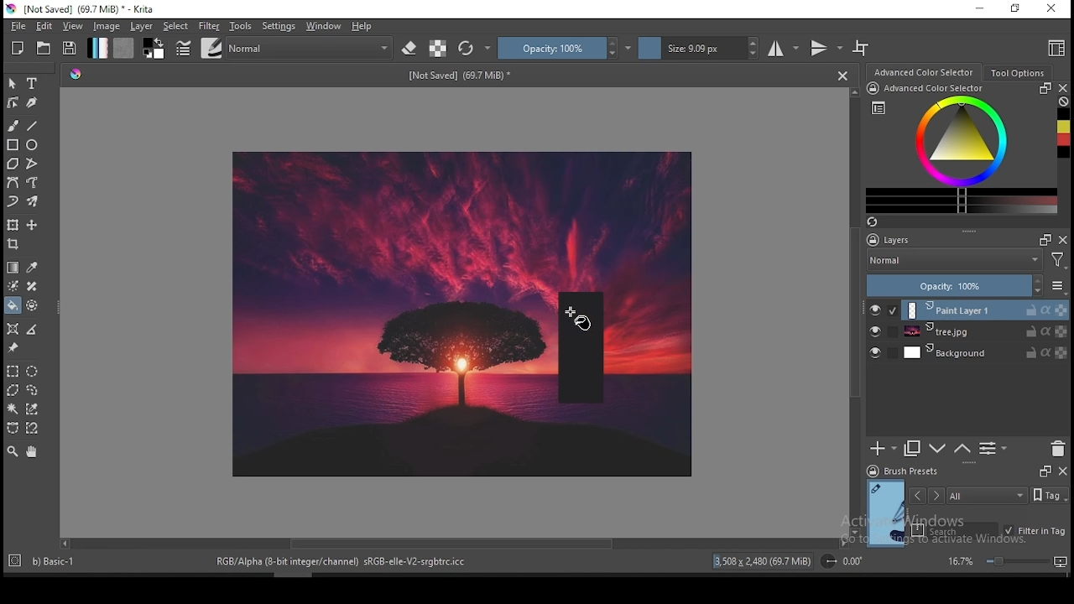 Image resolution: width=1074 pixels, height=604 pixels. I want to click on measure distance between two points, so click(34, 330).